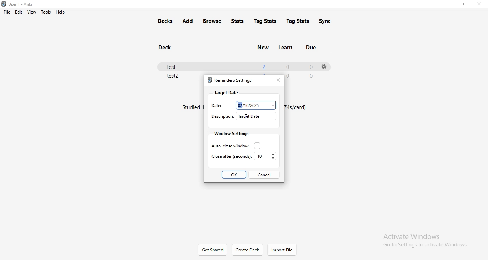 The width and height of the screenshot is (488, 260). Describe the element at coordinates (191, 108) in the screenshot. I see `text` at that location.